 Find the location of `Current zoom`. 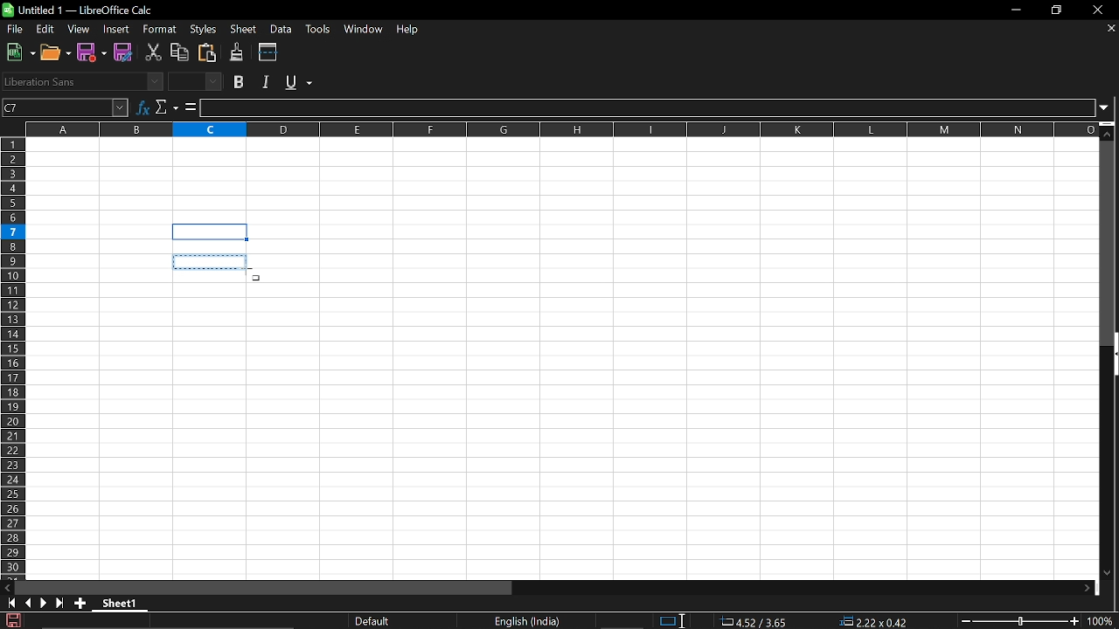

Current zoom is located at coordinates (1103, 621).